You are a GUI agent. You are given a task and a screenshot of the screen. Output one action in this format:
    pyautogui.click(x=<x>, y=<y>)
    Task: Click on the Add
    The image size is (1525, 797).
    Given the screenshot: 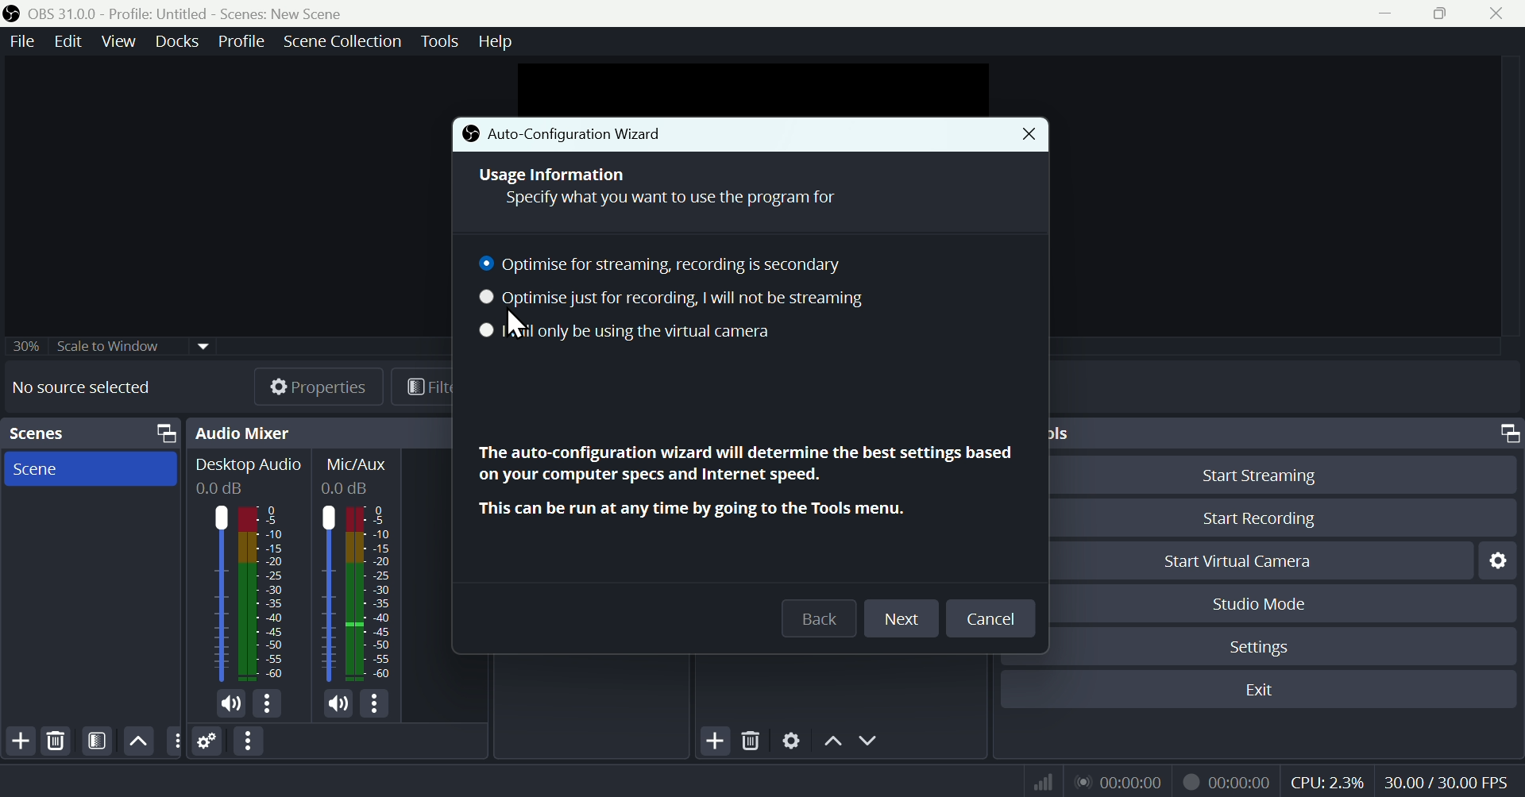 What is the action you would take?
    pyautogui.click(x=19, y=741)
    